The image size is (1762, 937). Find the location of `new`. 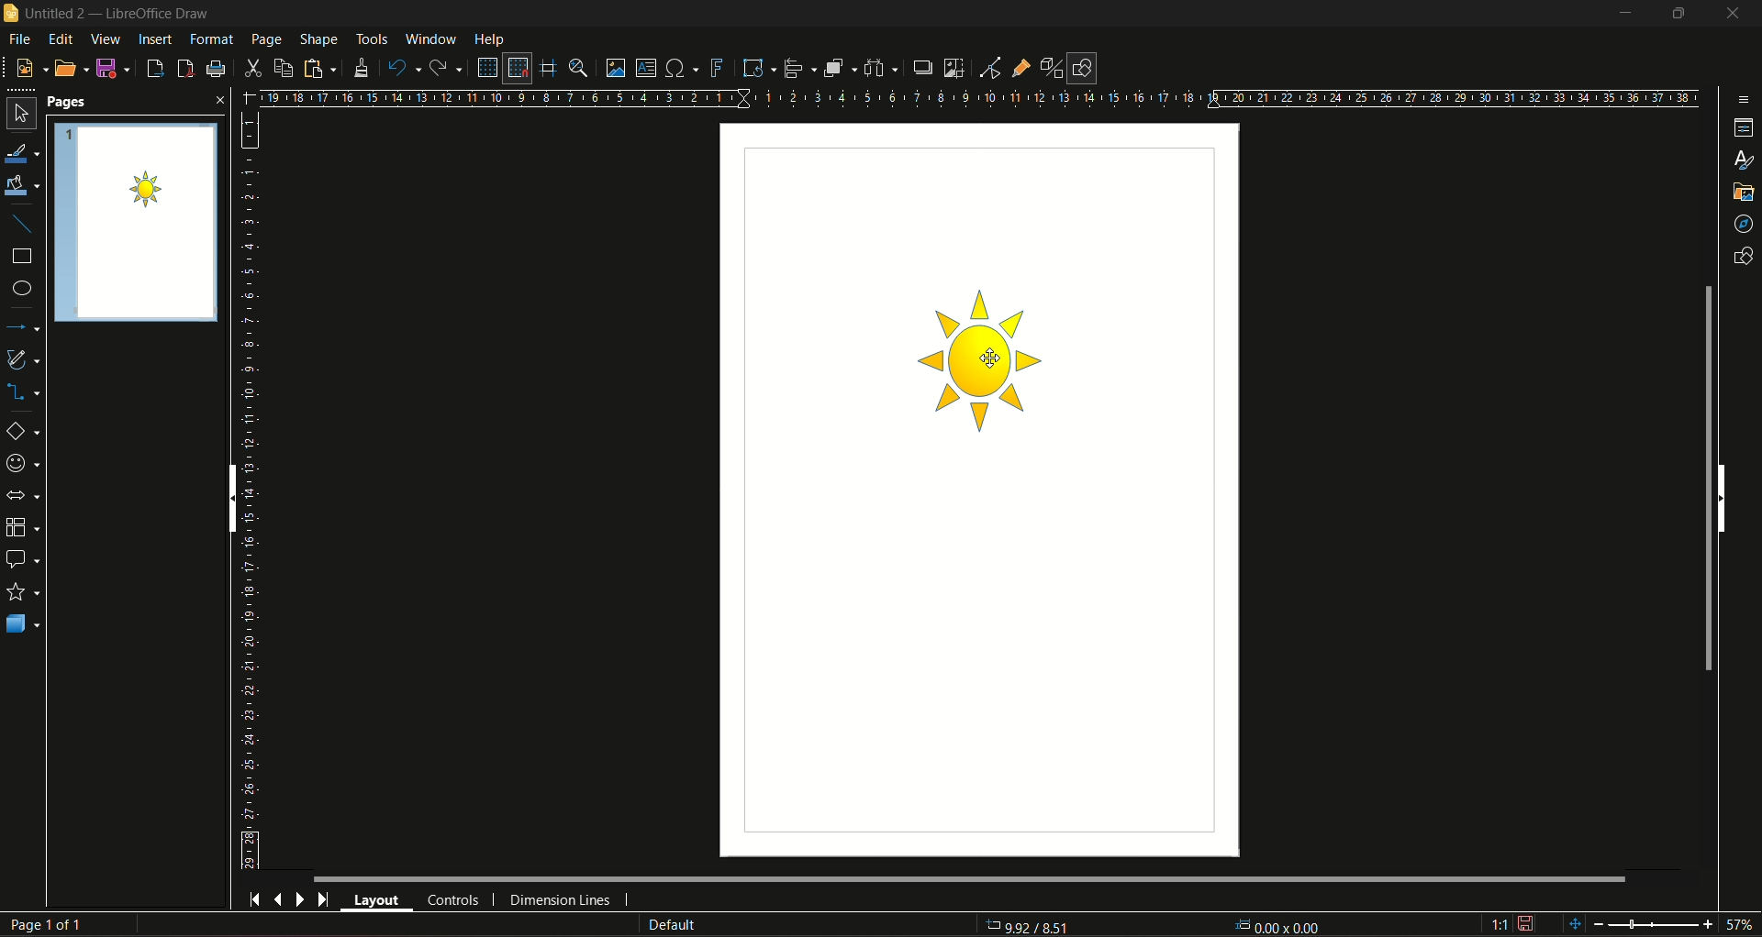

new is located at coordinates (29, 68).